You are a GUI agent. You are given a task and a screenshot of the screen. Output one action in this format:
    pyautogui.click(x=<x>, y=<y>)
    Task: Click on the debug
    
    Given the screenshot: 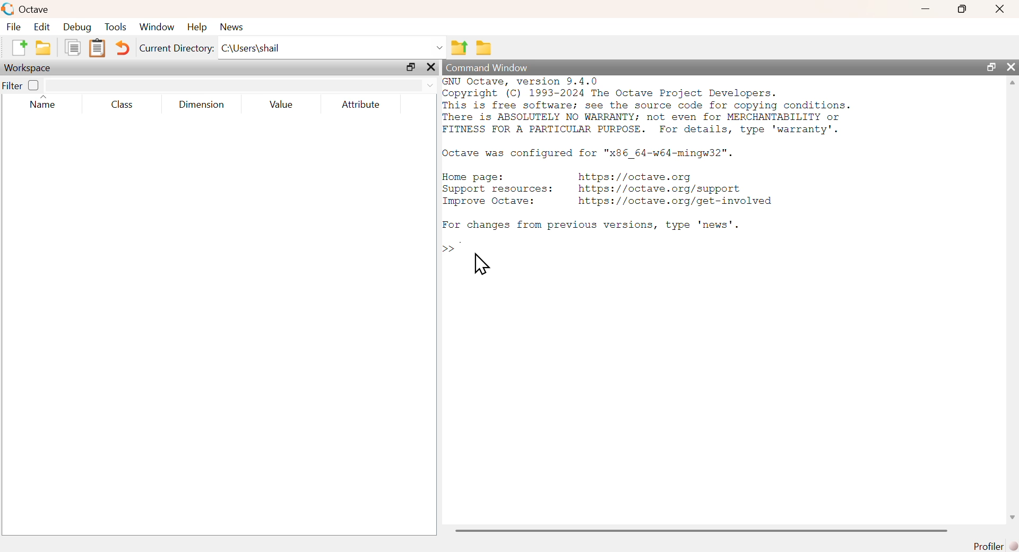 What is the action you would take?
    pyautogui.click(x=77, y=28)
    